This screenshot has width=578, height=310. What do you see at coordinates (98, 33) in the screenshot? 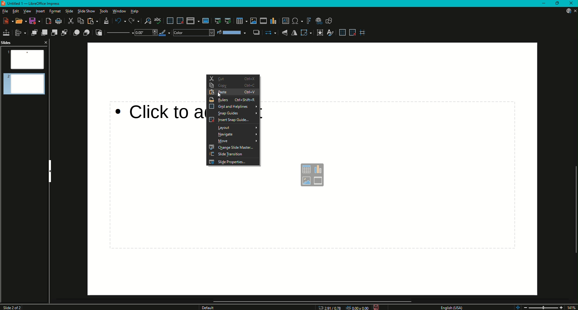
I see `Reverse` at bounding box center [98, 33].